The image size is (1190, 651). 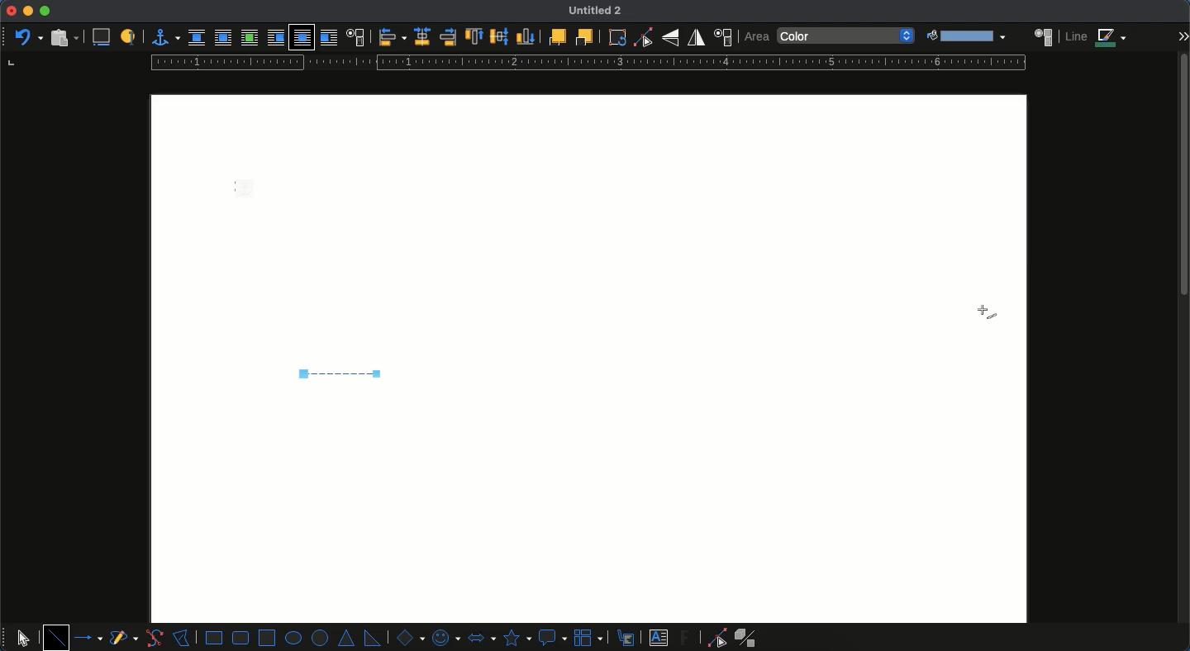 What do you see at coordinates (28, 11) in the screenshot?
I see `minimize` at bounding box center [28, 11].